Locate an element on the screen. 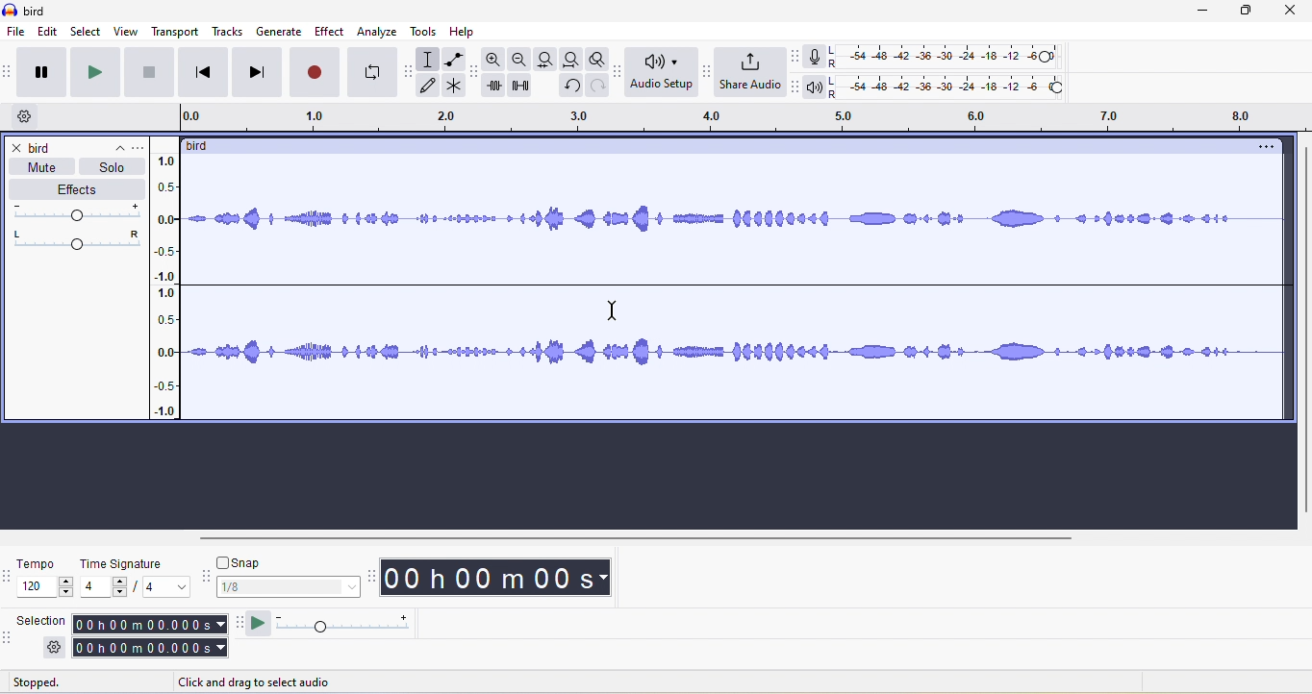 The width and height of the screenshot is (1312, 694). undo is located at coordinates (569, 89).